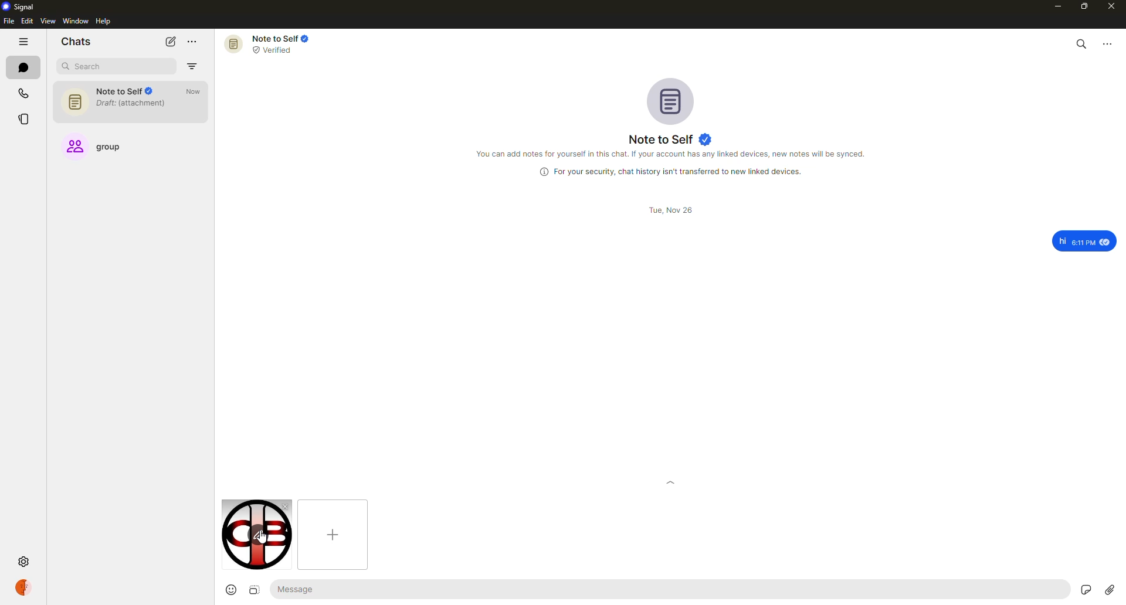  Describe the element at coordinates (27, 21) in the screenshot. I see `edit` at that location.